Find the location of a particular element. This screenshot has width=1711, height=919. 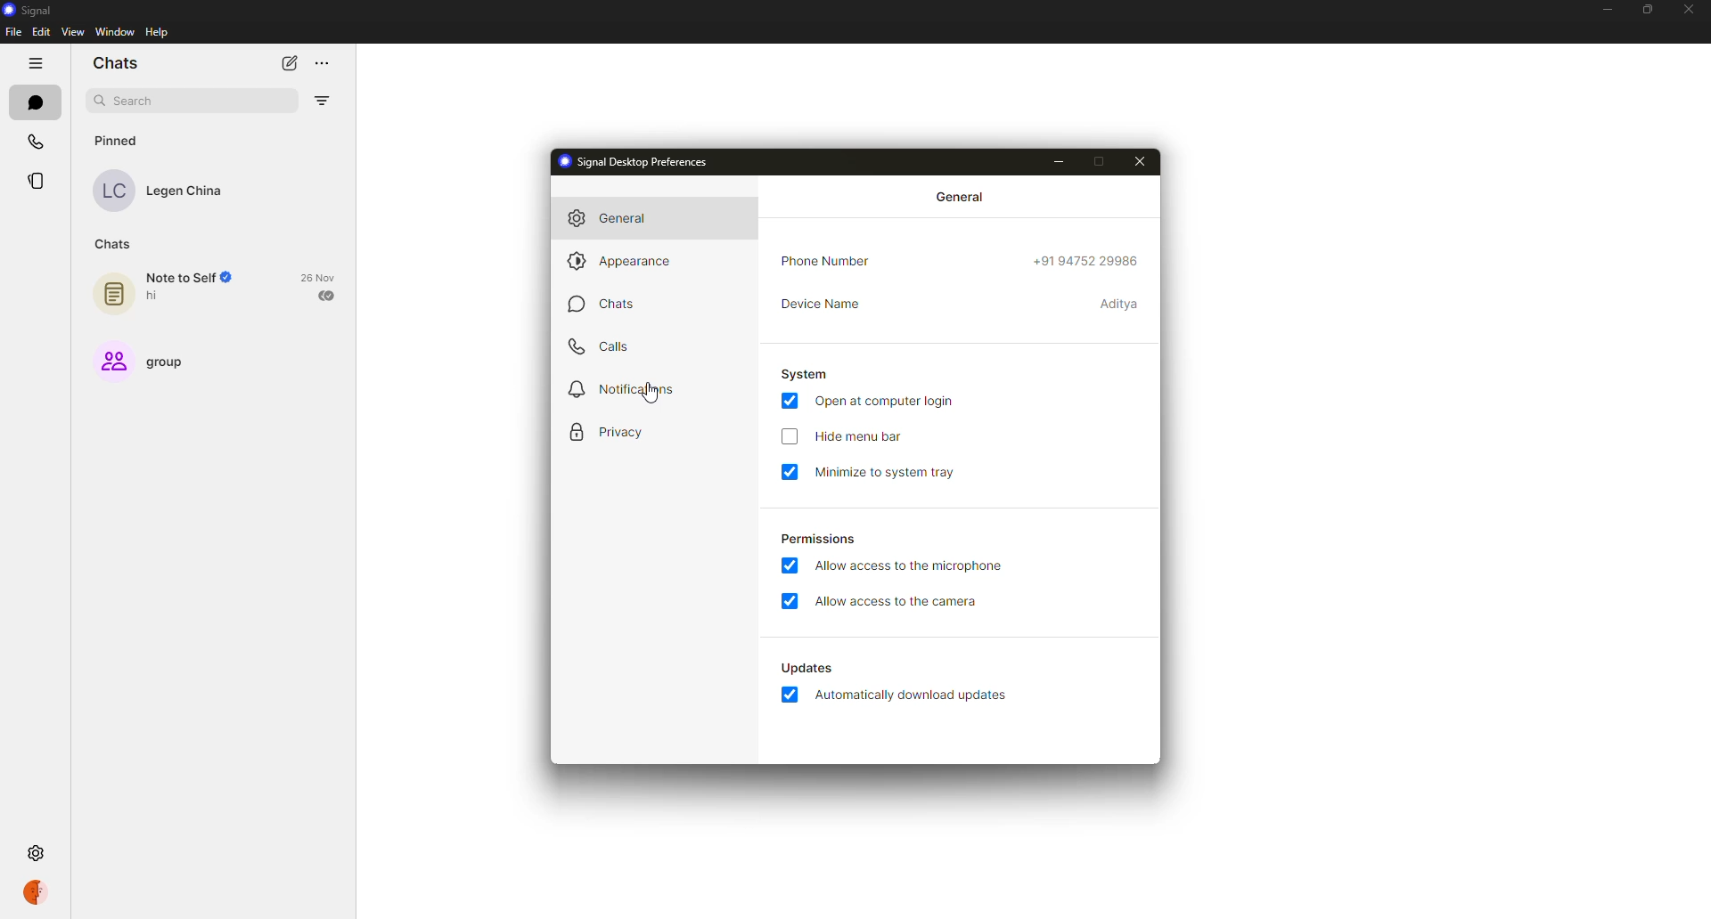

pinned is located at coordinates (119, 141).